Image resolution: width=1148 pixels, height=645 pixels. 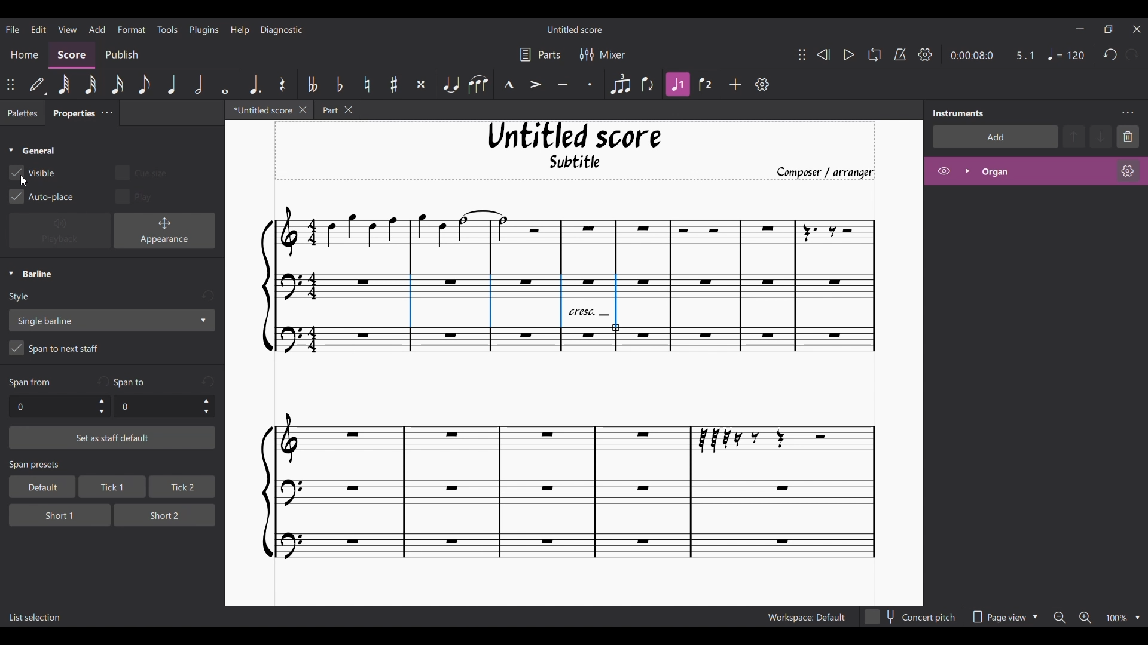 What do you see at coordinates (63, 85) in the screenshot?
I see `64th note` at bounding box center [63, 85].